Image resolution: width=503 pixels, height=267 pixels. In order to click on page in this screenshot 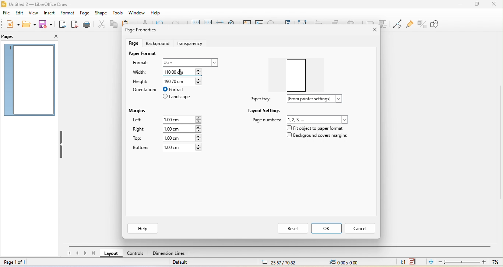, I will do `click(84, 13)`.